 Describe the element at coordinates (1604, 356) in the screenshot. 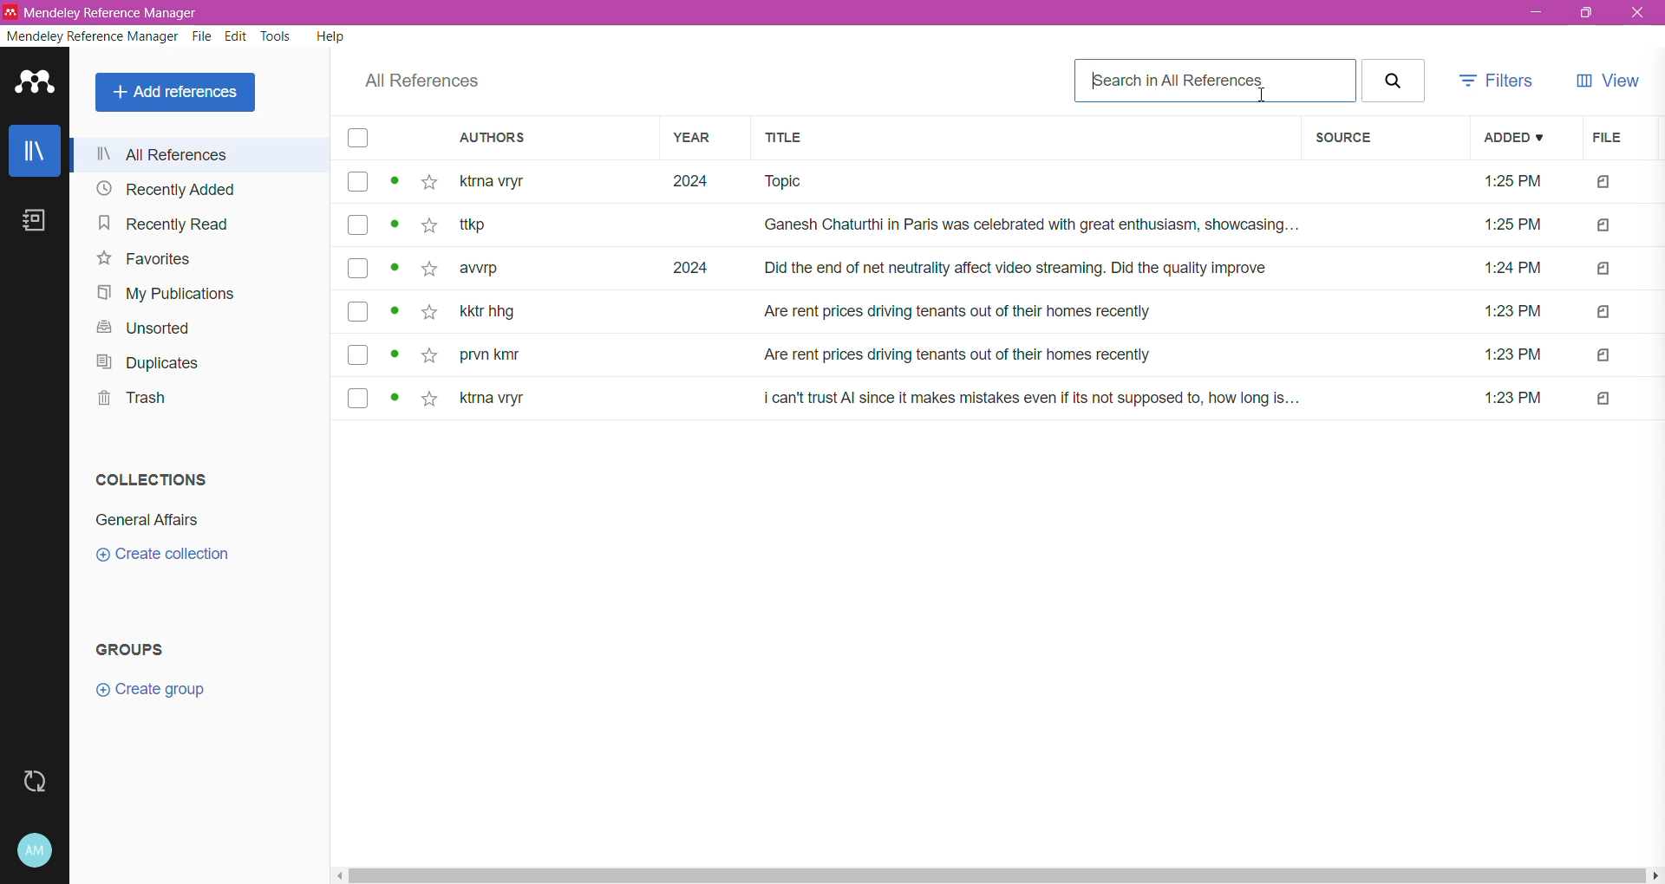

I see `file type` at that location.